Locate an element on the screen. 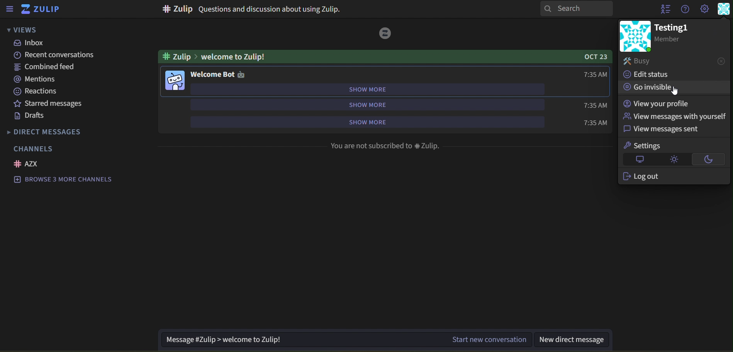 The image size is (733, 352). start new conversation is located at coordinates (346, 340).